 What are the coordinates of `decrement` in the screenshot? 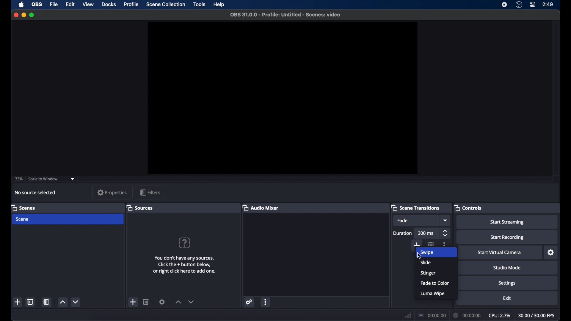 It's located at (192, 302).